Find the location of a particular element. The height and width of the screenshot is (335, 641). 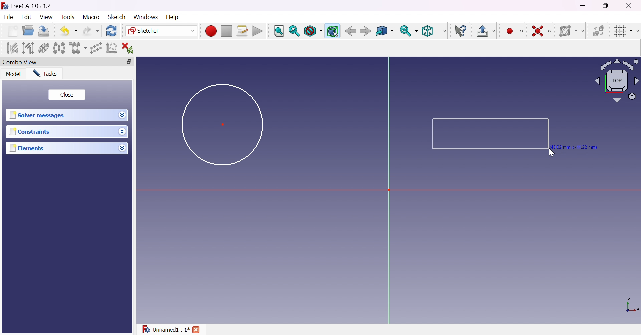

Forward is located at coordinates (365, 32).